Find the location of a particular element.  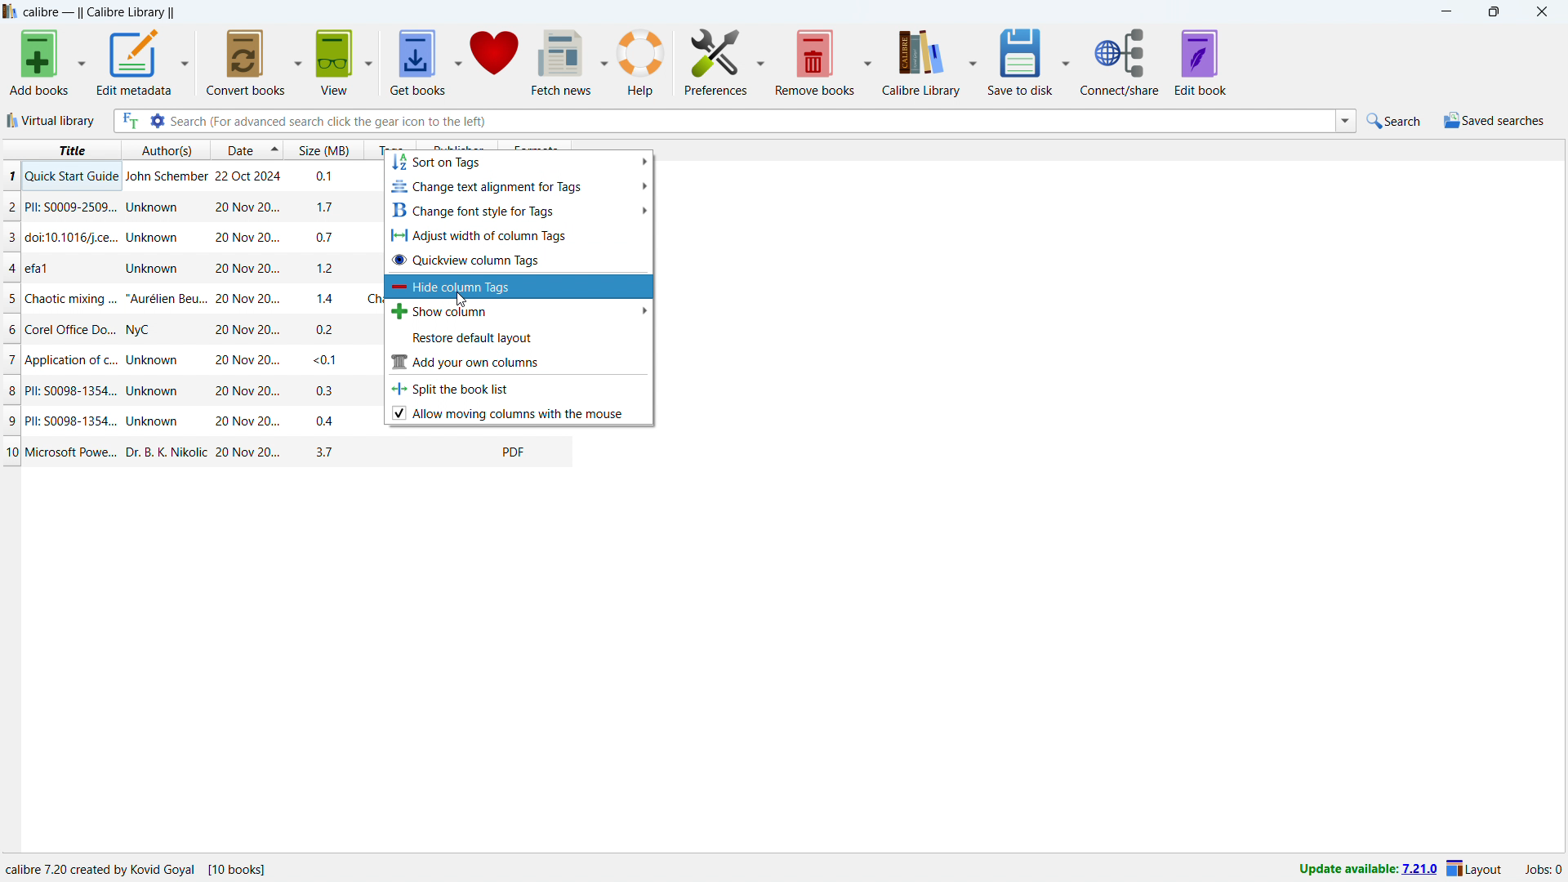

title is located at coordinates (99, 12).